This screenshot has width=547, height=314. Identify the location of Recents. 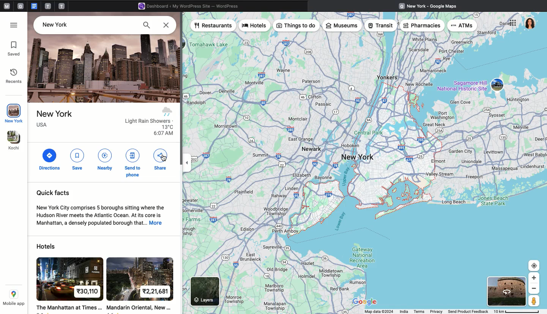
(15, 77).